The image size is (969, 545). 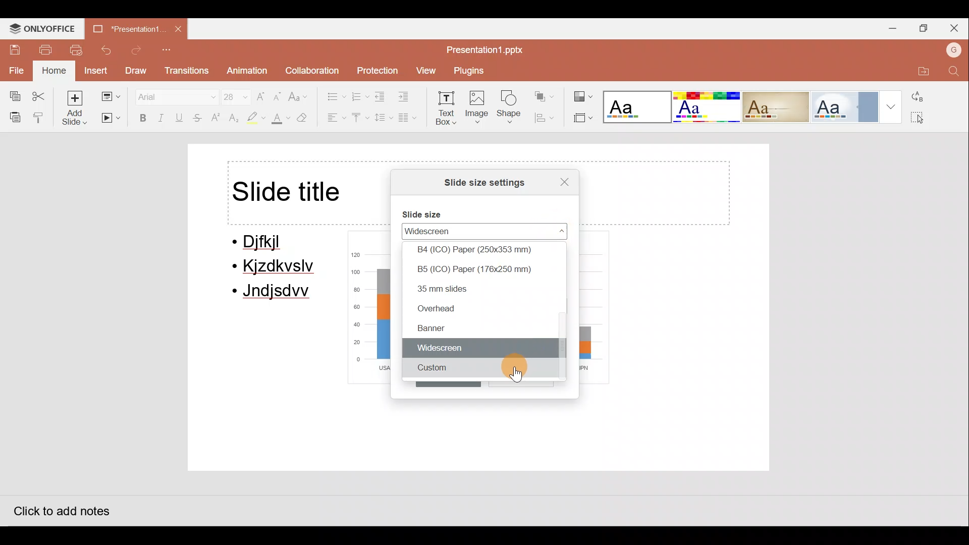 What do you see at coordinates (512, 109) in the screenshot?
I see `Shape` at bounding box center [512, 109].